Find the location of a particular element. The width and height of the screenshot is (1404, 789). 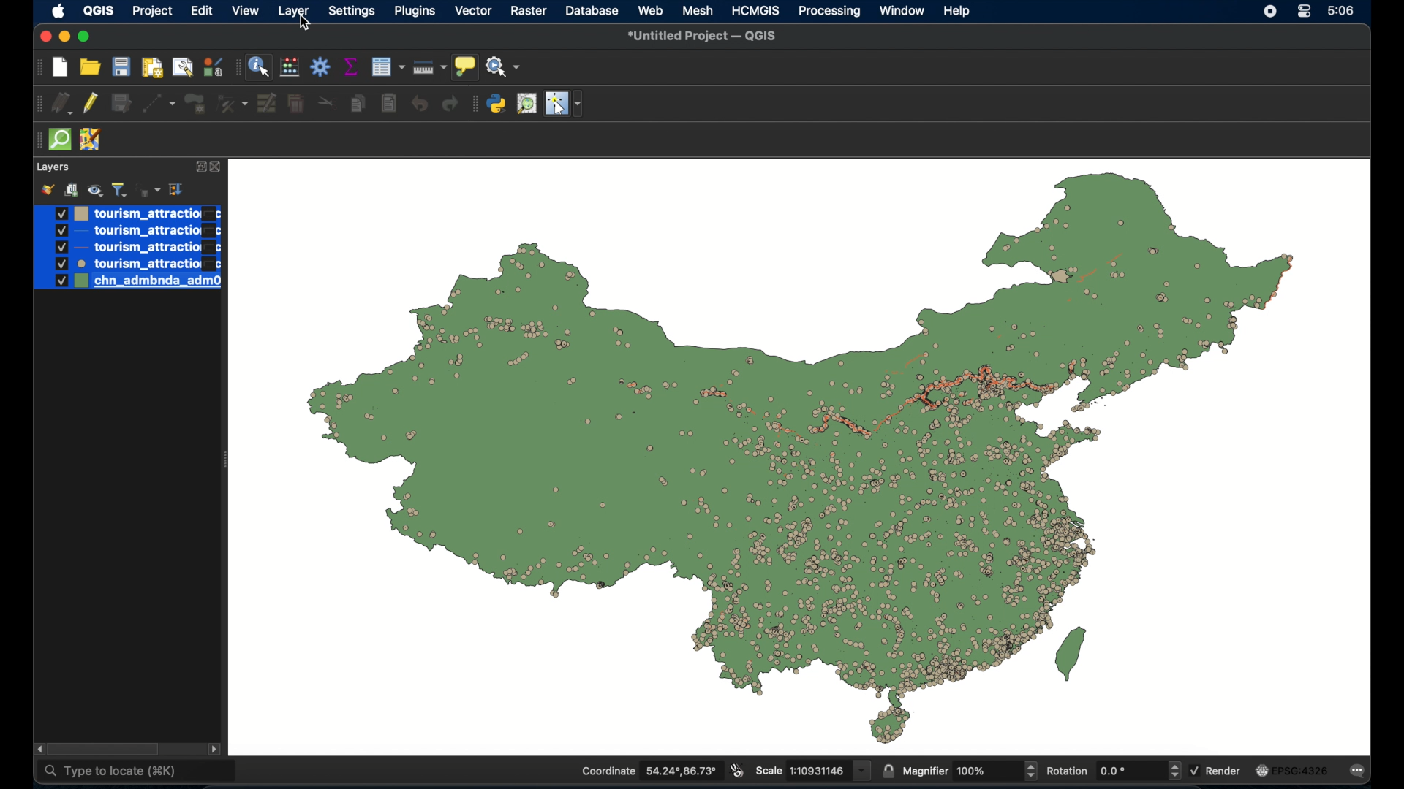

delete selected  is located at coordinates (295, 104).